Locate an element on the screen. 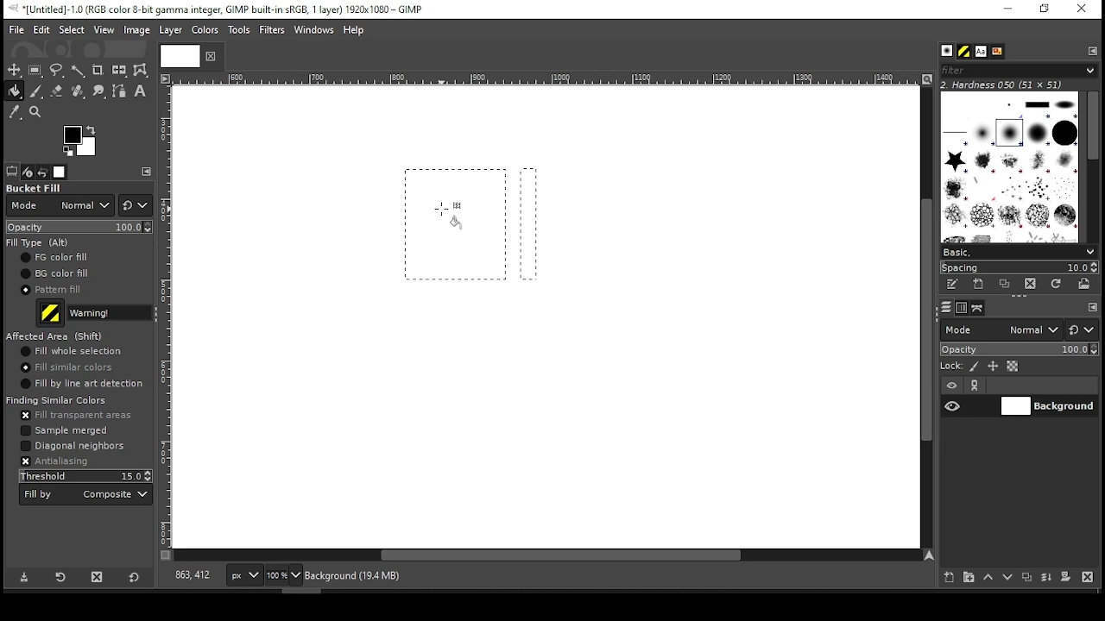 This screenshot has width=1105, height=621. layer visibility on/off is located at coordinates (953, 405).